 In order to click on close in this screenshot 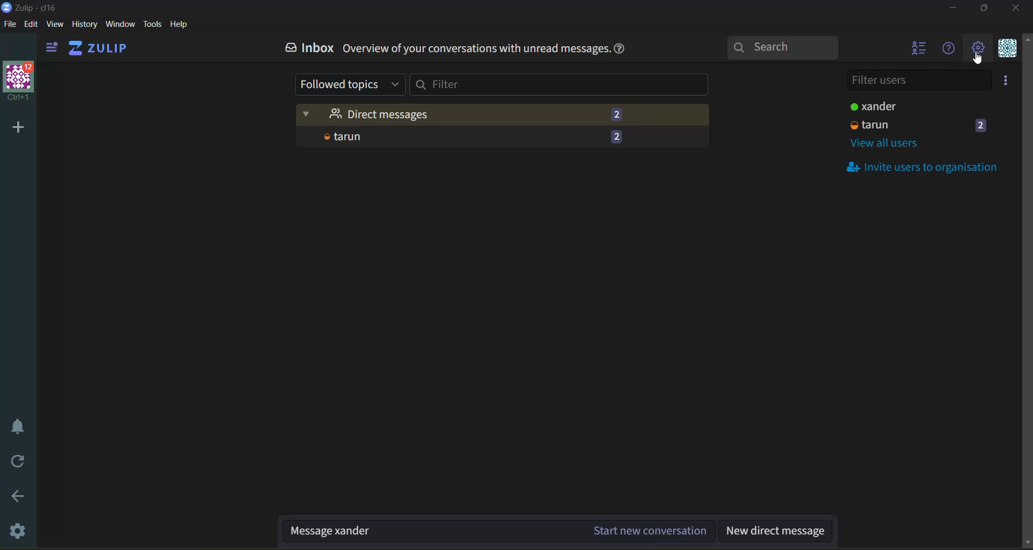, I will do `click(1018, 8)`.